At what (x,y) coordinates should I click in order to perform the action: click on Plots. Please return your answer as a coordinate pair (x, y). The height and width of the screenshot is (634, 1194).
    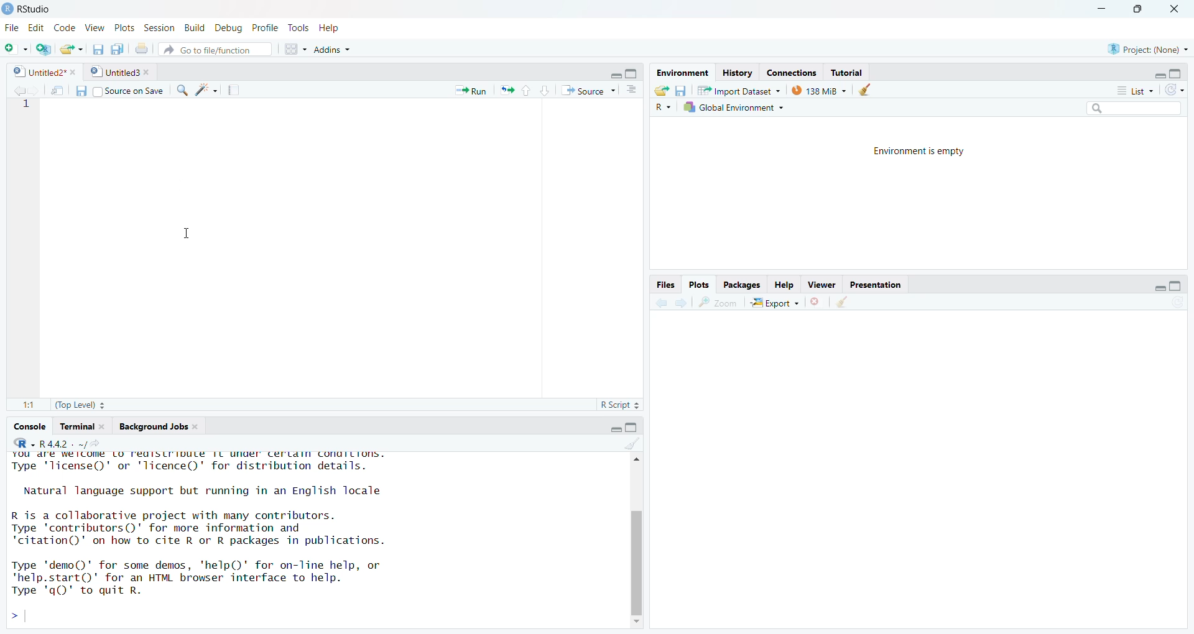
    Looking at the image, I should click on (693, 286).